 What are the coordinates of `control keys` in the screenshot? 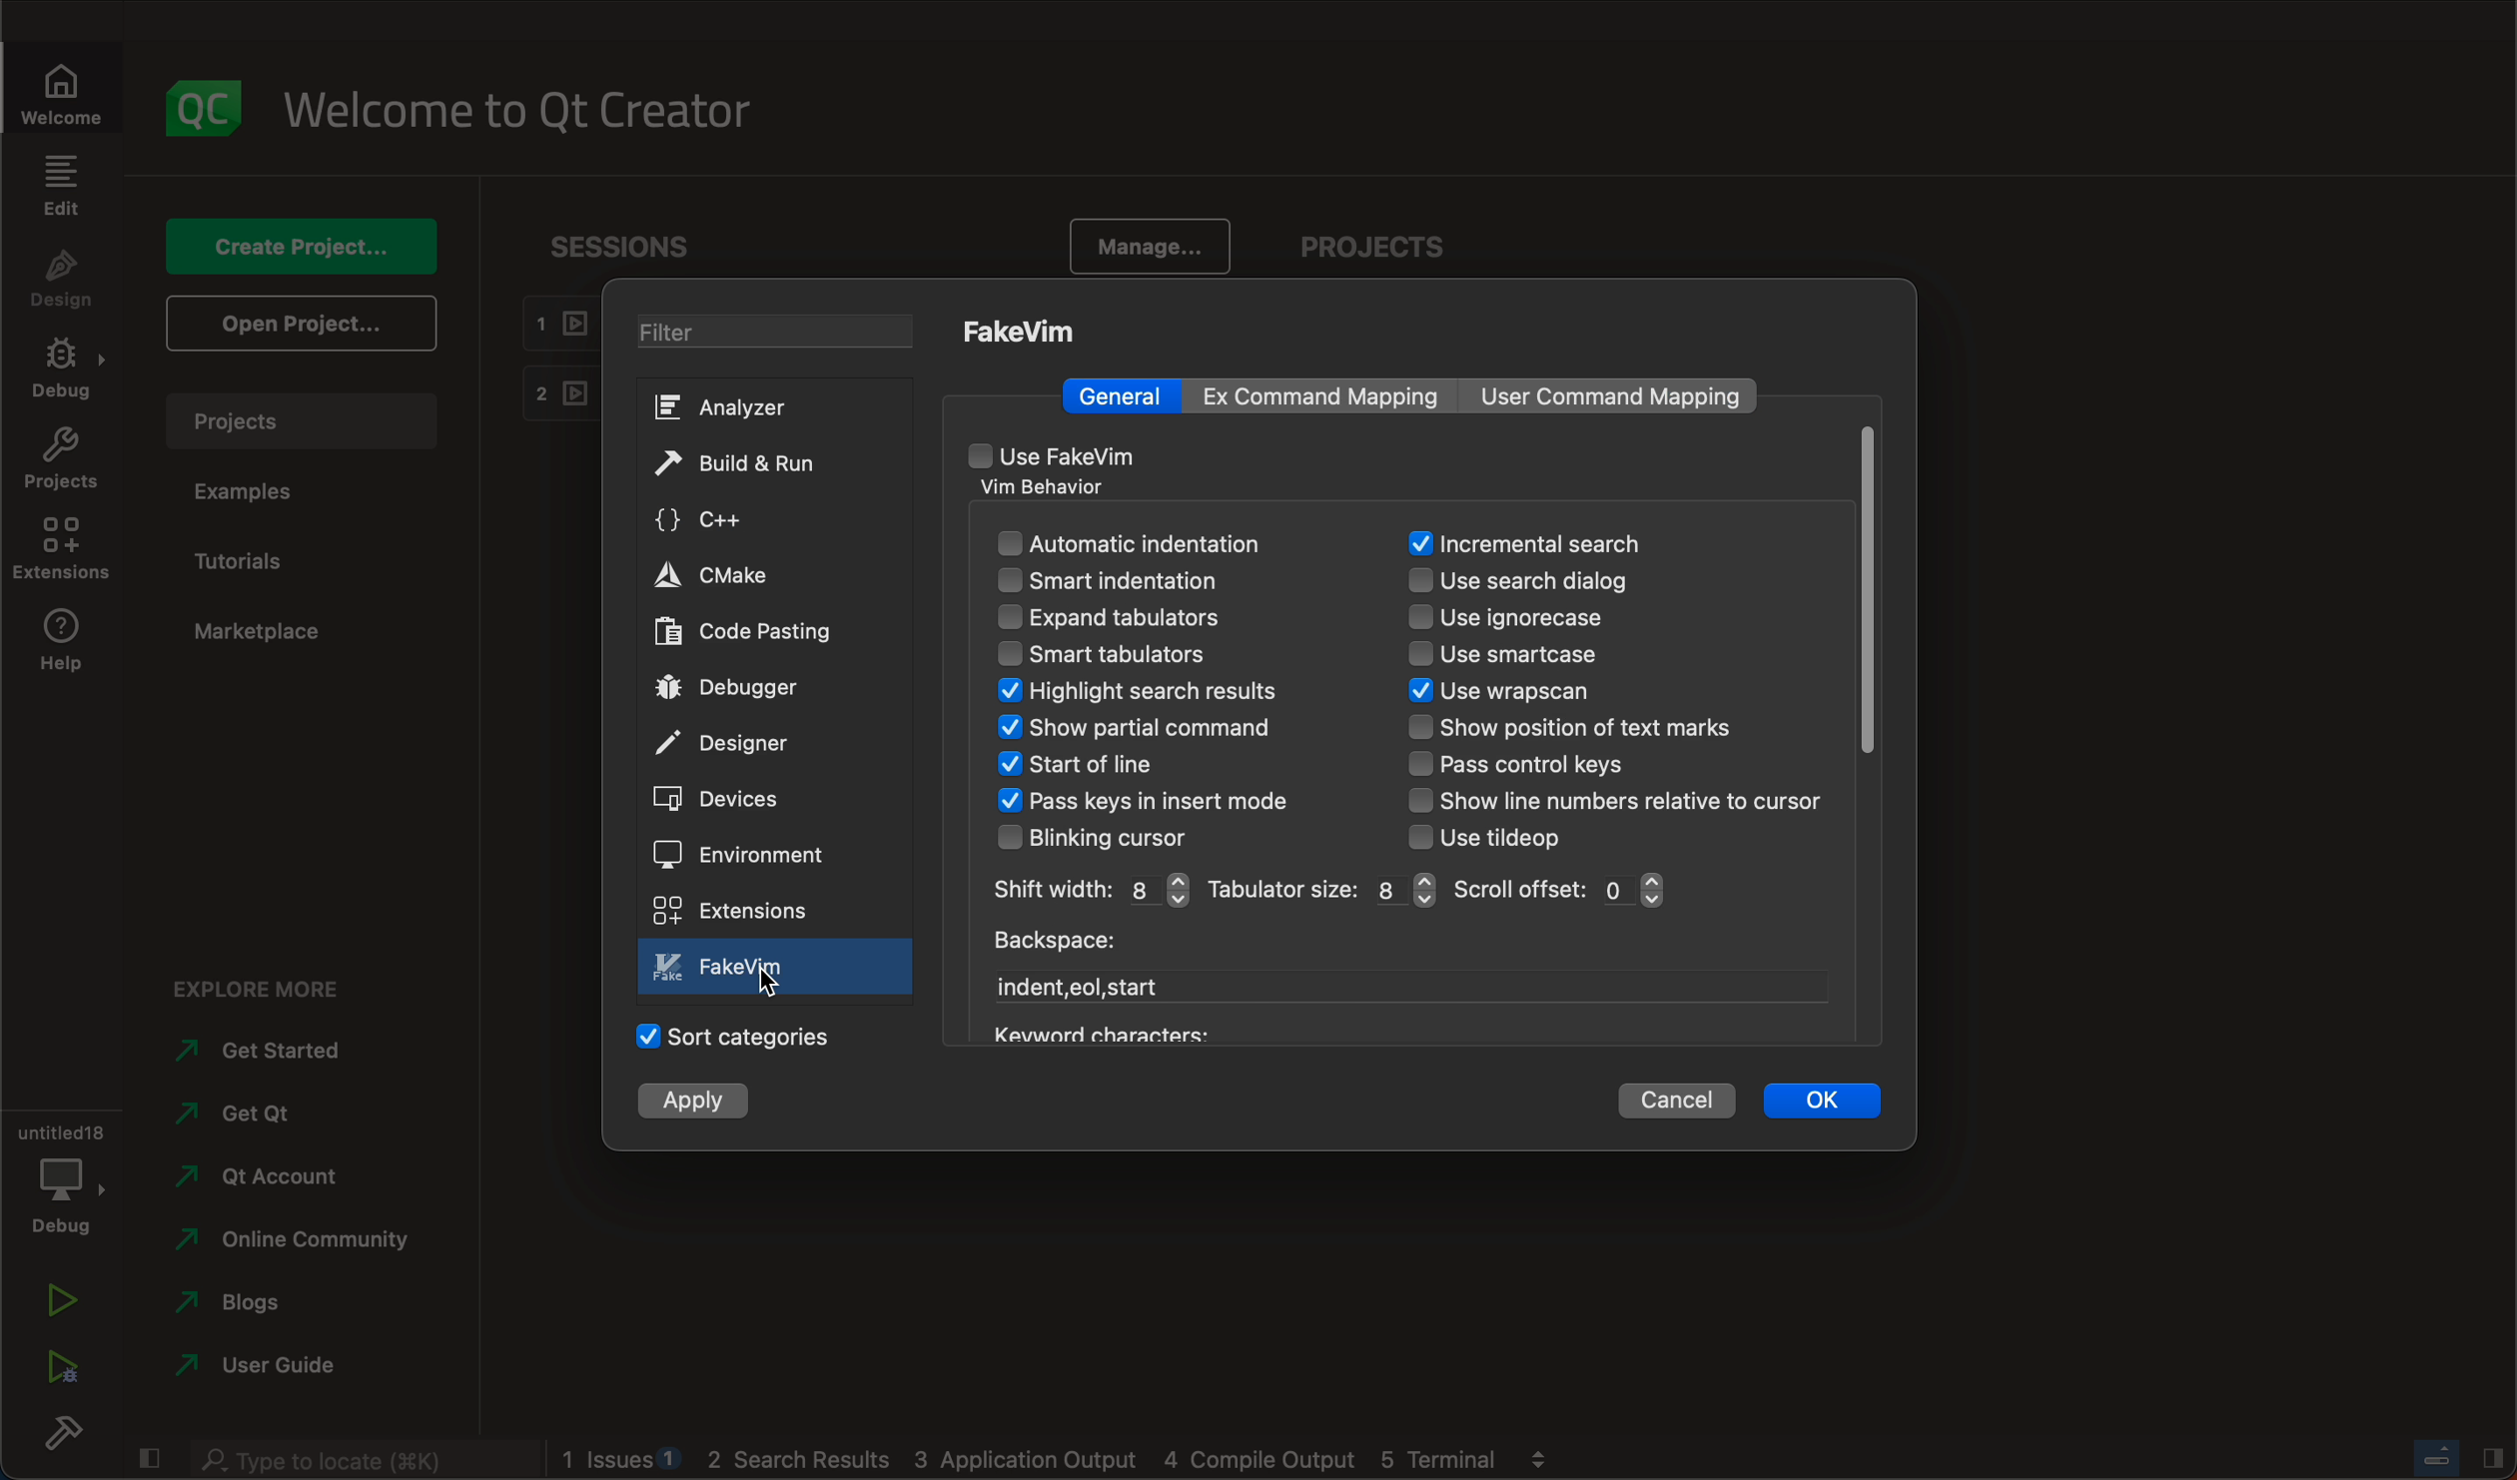 It's located at (1537, 766).